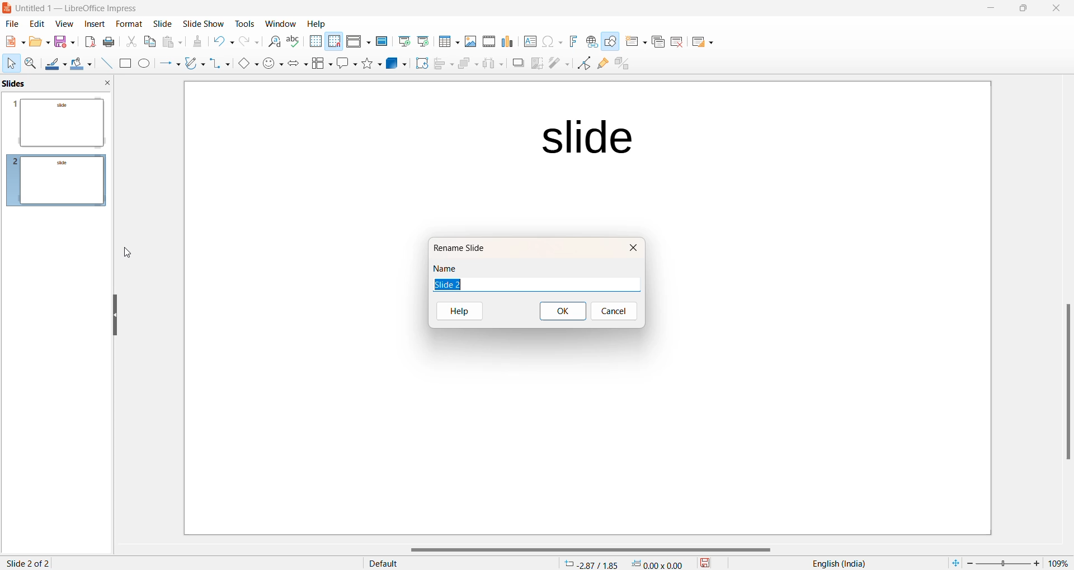 Image resolution: width=1074 pixels, height=570 pixels. Describe the element at coordinates (335, 41) in the screenshot. I see `Snap to grid` at that location.